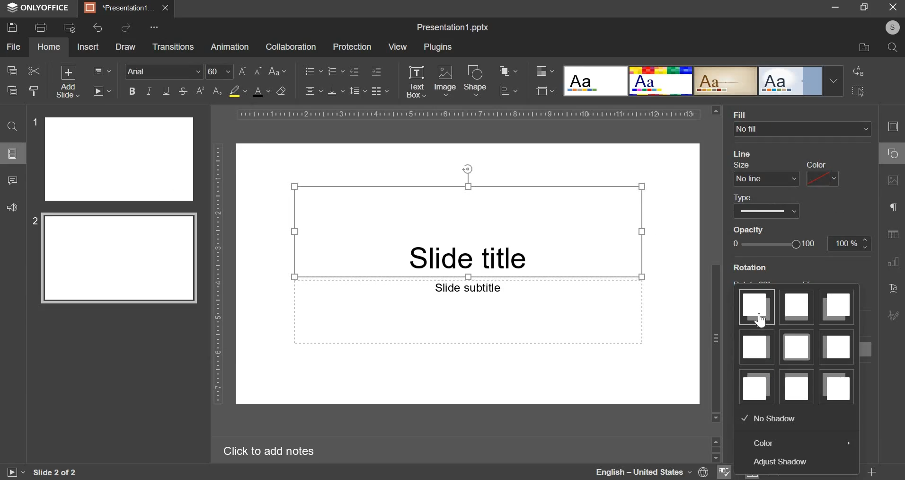 The image size is (905, 480). What do you see at coordinates (12, 179) in the screenshot?
I see `comment` at bounding box center [12, 179].